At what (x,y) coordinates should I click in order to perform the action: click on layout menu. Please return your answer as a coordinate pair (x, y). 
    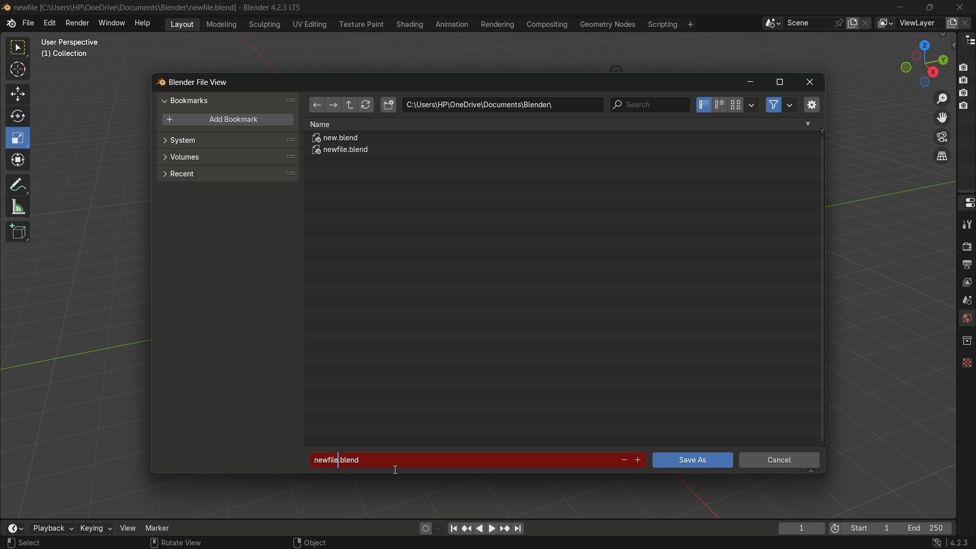
    Looking at the image, I should click on (182, 23).